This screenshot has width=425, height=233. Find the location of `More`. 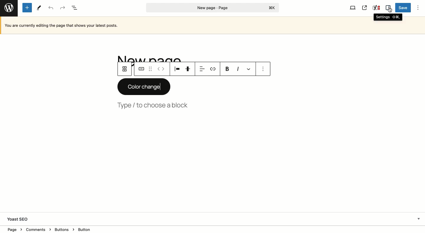

More is located at coordinates (249, 69).